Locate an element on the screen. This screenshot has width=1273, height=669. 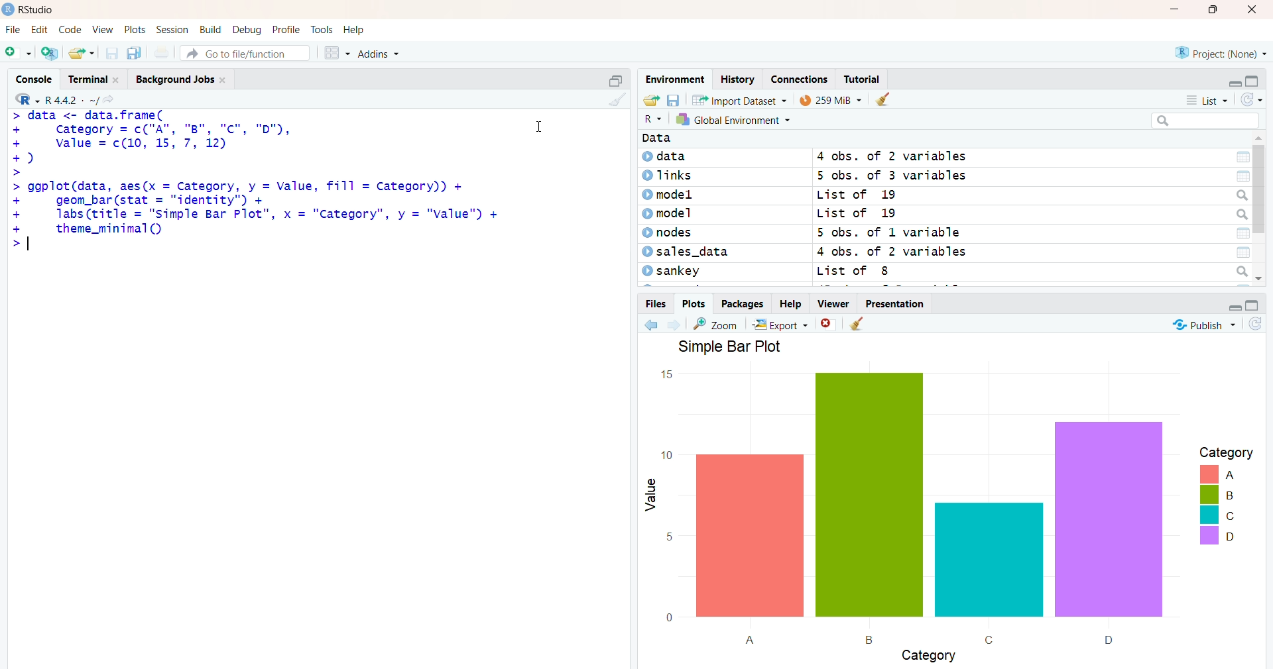
maximize is located at coordinates (1217, 9).